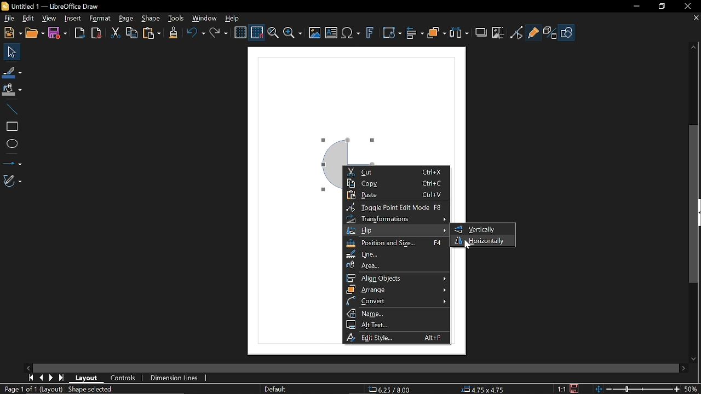 The height and width of the screenshot is (394, 701). Describe the element at coordinates (392, 390) in the screenshot. I see `6.25/8.00(cursor position)` at that location.